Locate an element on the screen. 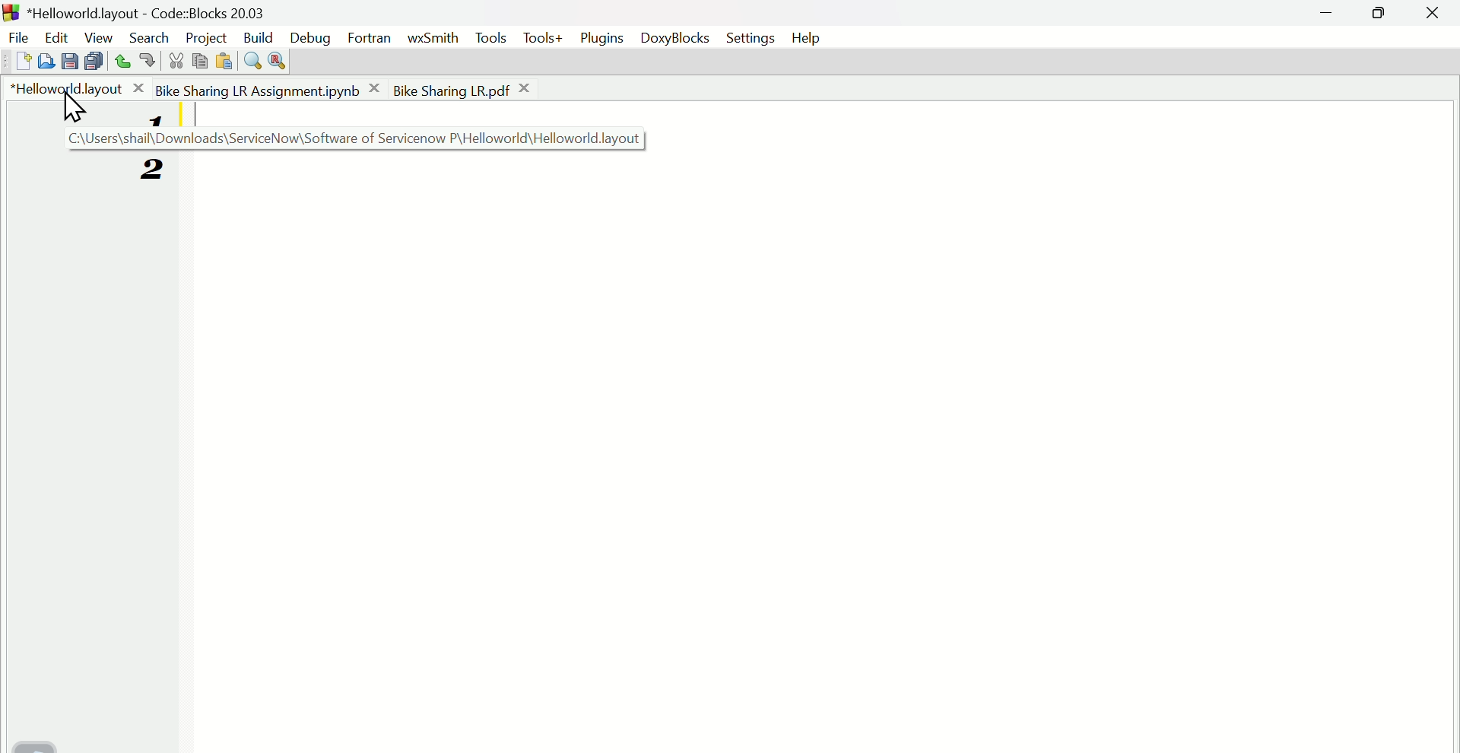 This screenshot has width=1460, height=753. Save all is located at coordinates (92, 61).